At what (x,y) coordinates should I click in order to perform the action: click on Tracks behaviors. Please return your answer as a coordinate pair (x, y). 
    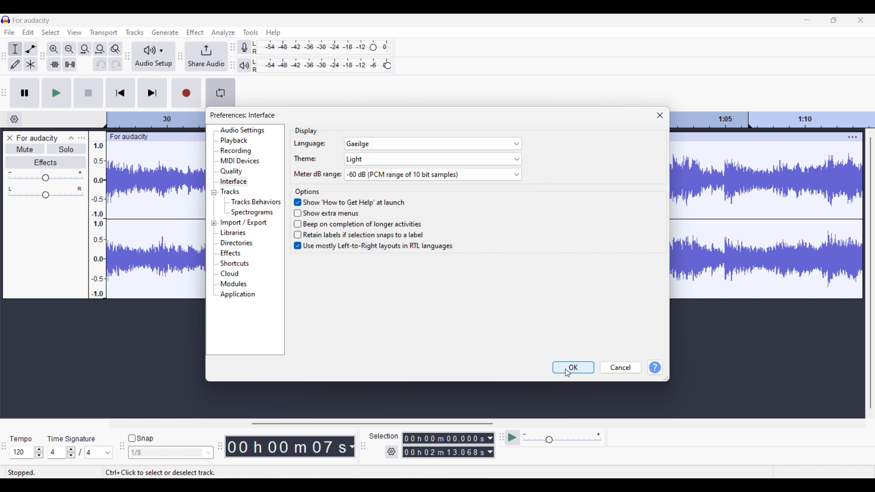
    Looking at the image, I should click on (256, 201).